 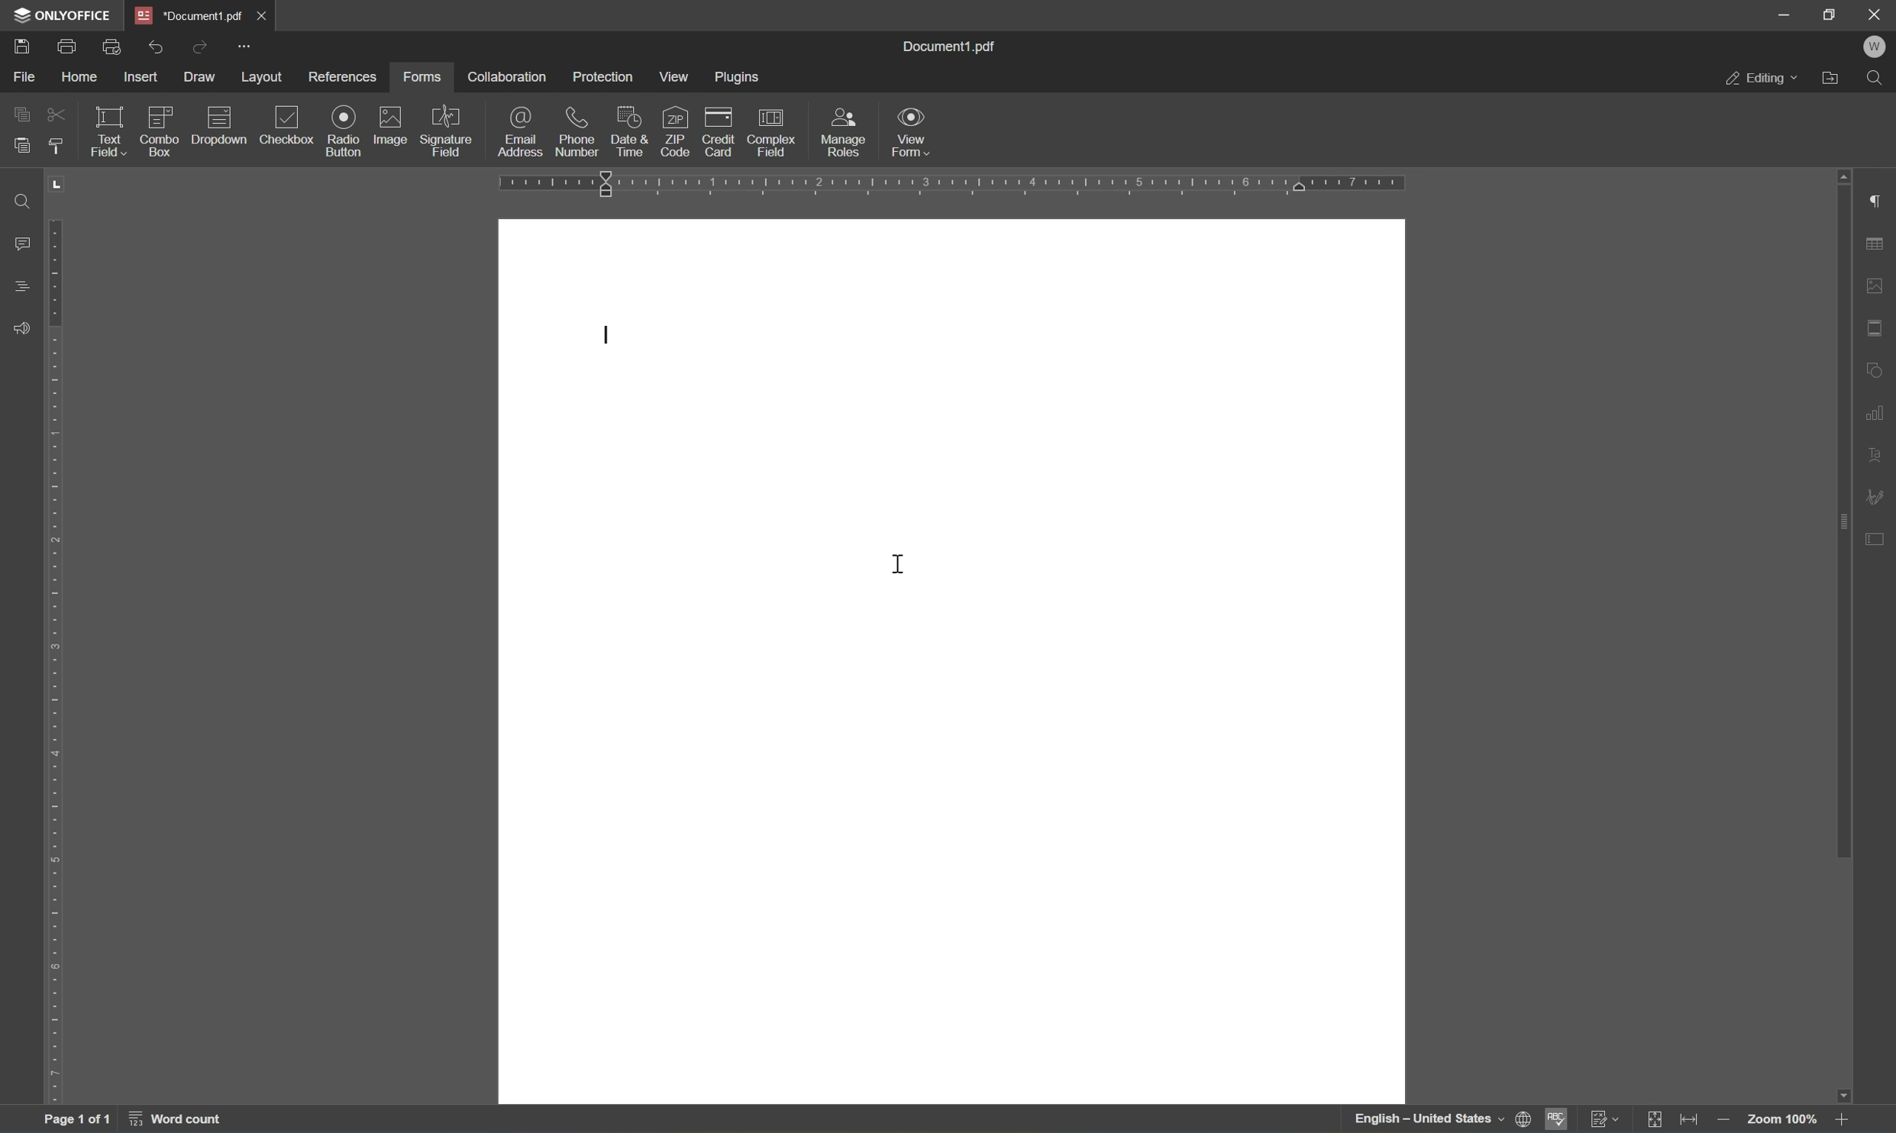 I want to click on zoom out, so click(x=1734, y=1122).